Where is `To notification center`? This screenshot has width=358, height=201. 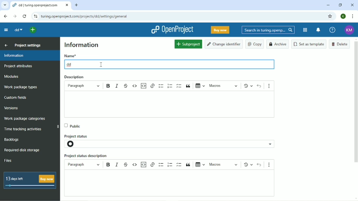
To notification center is located at coordinates (318, 30).